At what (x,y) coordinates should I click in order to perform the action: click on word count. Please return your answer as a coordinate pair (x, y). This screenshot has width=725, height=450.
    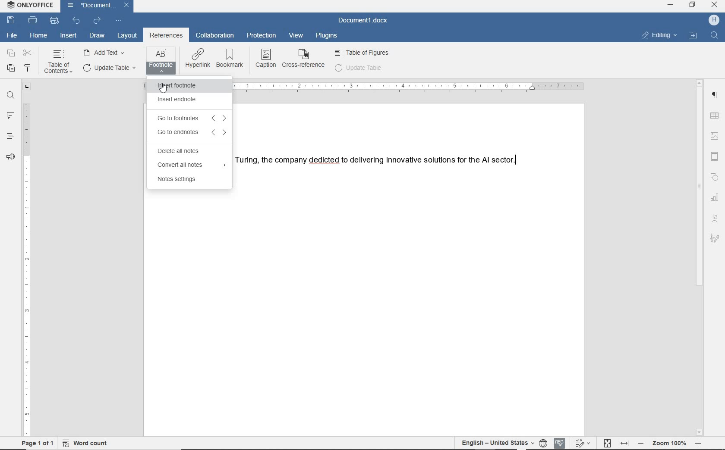
    Looking at the image, I should click on (86, 444).